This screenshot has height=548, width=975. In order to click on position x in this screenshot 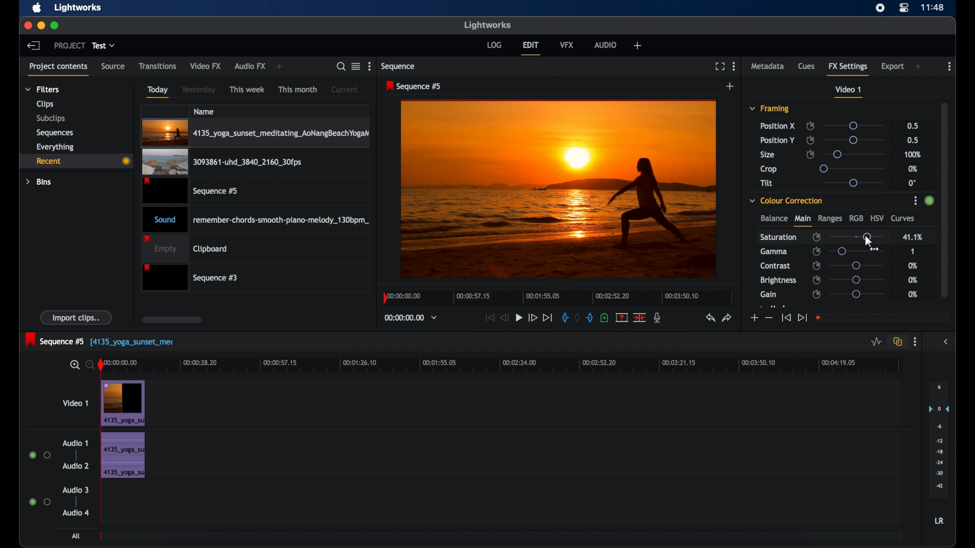, I will do `click(777, 125)`.